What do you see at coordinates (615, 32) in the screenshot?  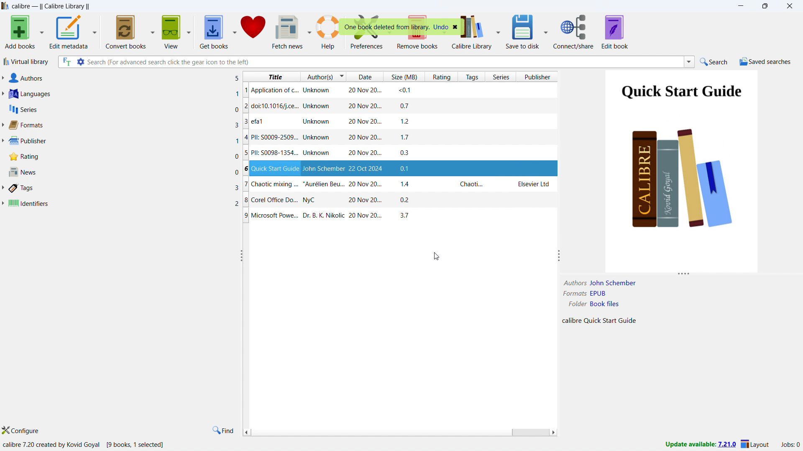 I see `edit book` at bounding box center [615, 32].